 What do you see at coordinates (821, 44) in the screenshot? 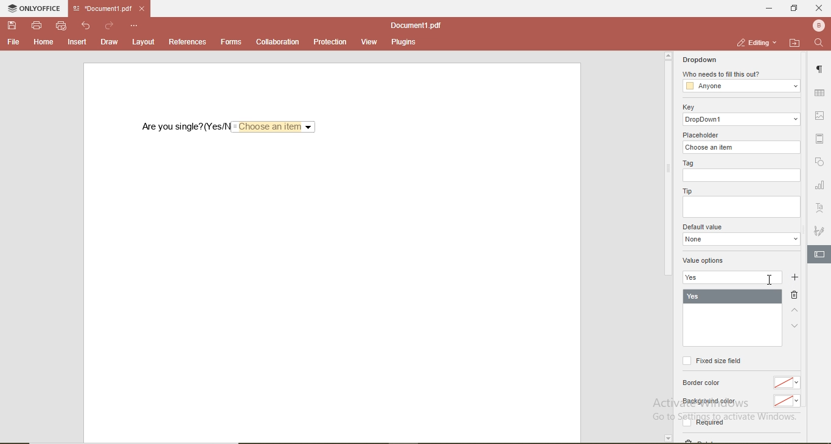
I see `search` at bounding box center [821, 44].